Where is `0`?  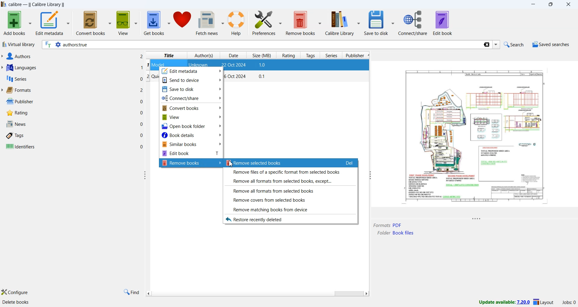 0 is located at coordinates (142, 112).